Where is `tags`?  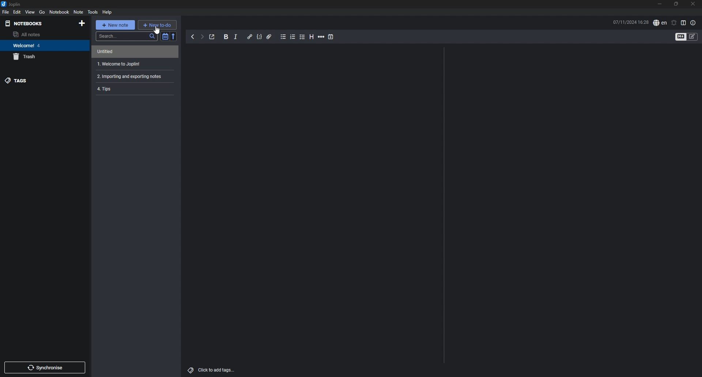 tags is located at coordinates (34, 80).